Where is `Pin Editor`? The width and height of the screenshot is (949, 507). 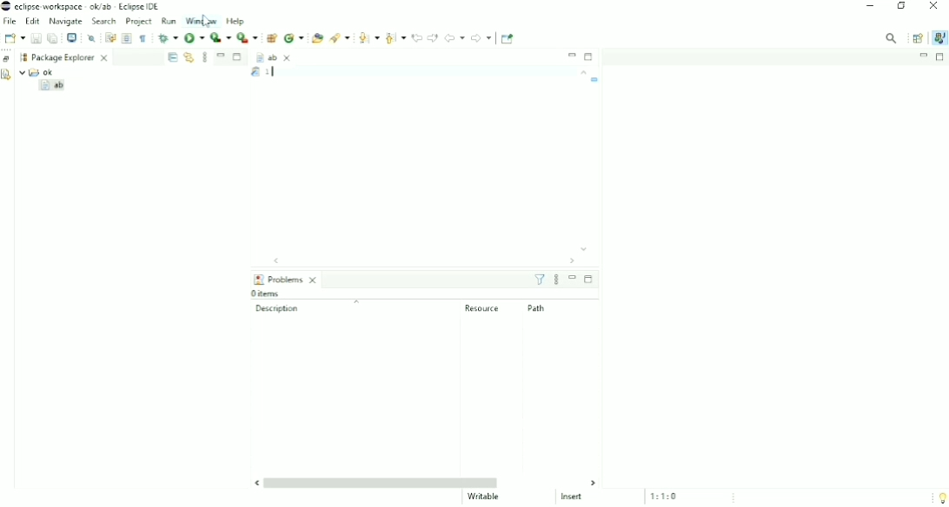 Pin Editor is located at coordinates (508, 38).